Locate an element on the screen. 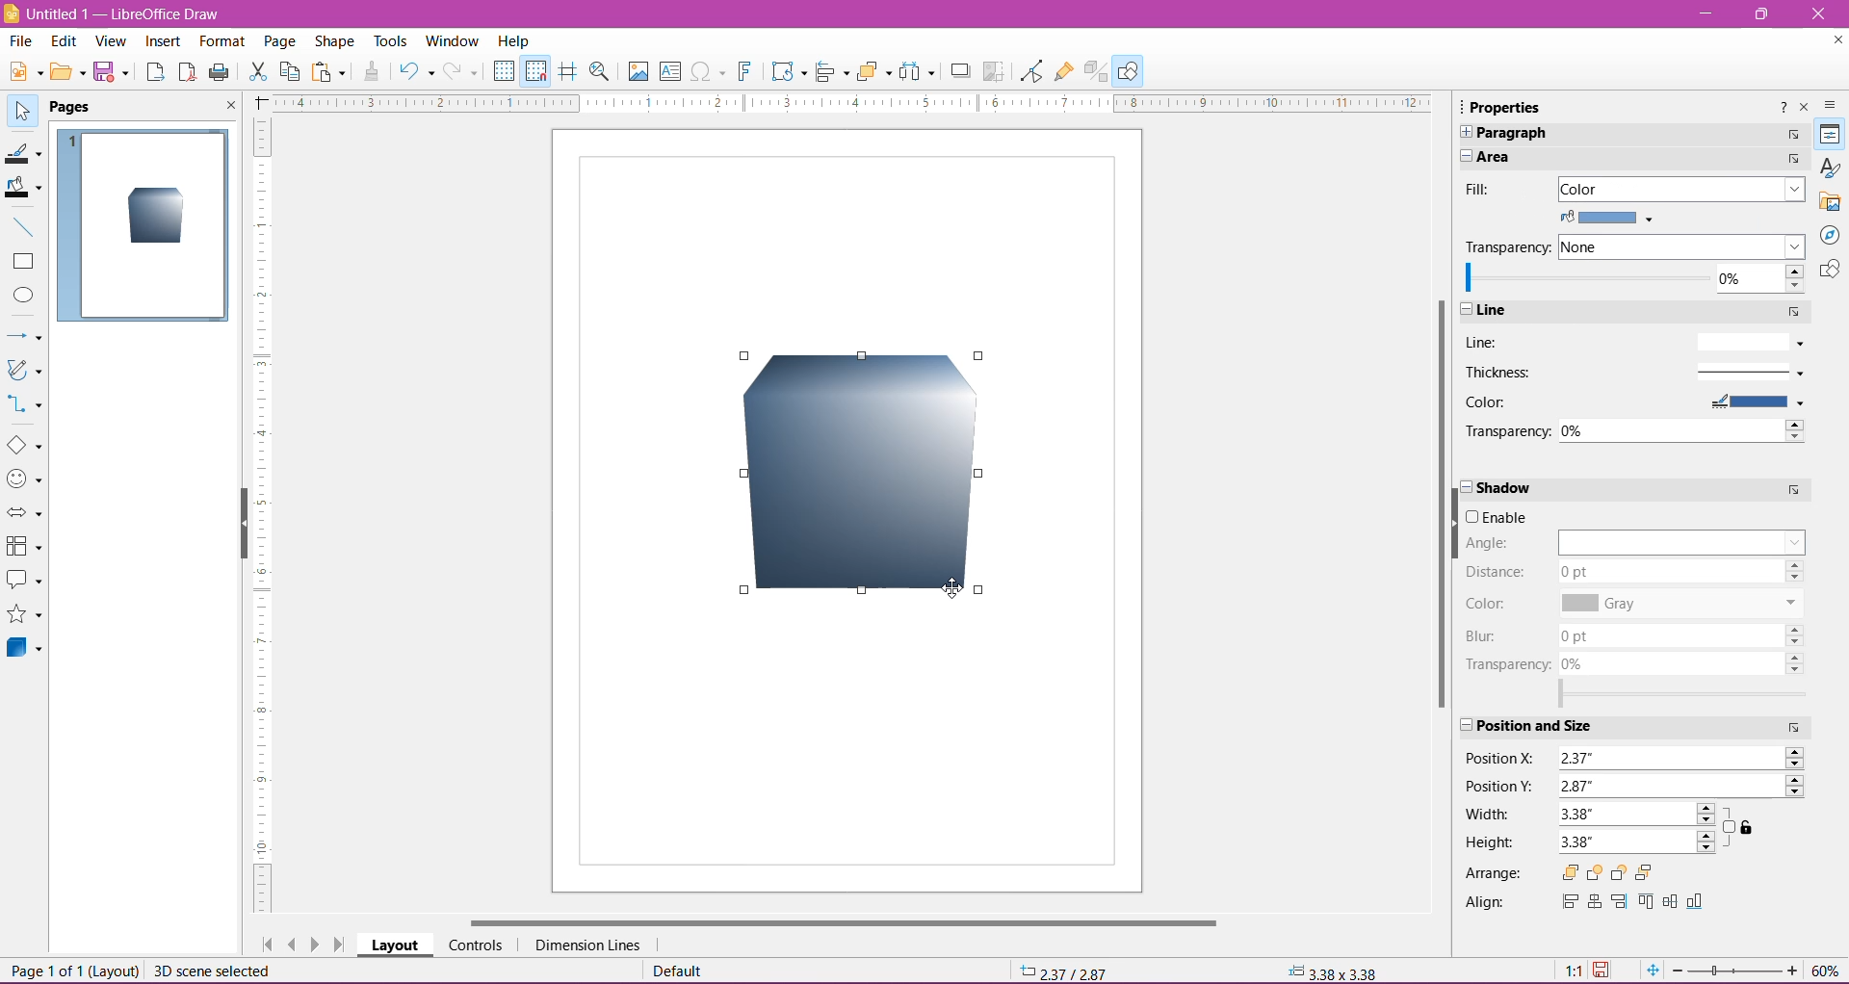  Shadow is located at coordinates (1608, 489).